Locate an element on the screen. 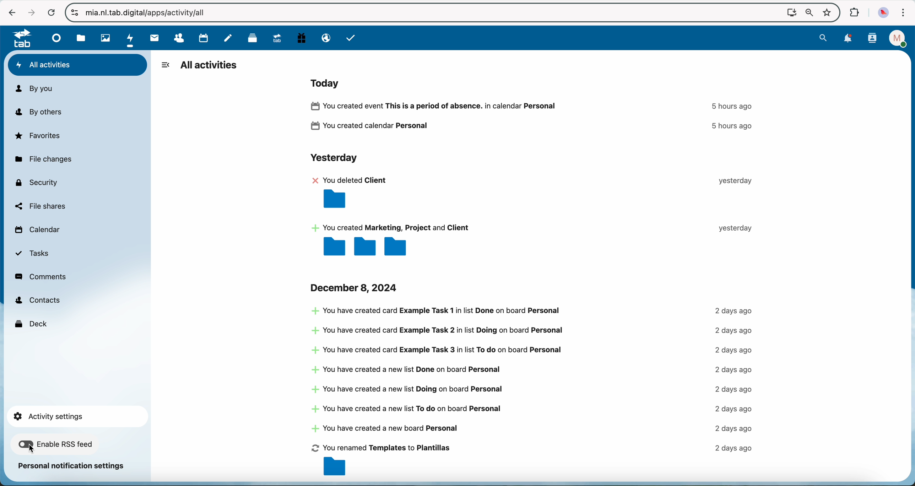 Image resolution: width=915 pixels, height=486 pixels. cancel is located at coordinates (52, 13).